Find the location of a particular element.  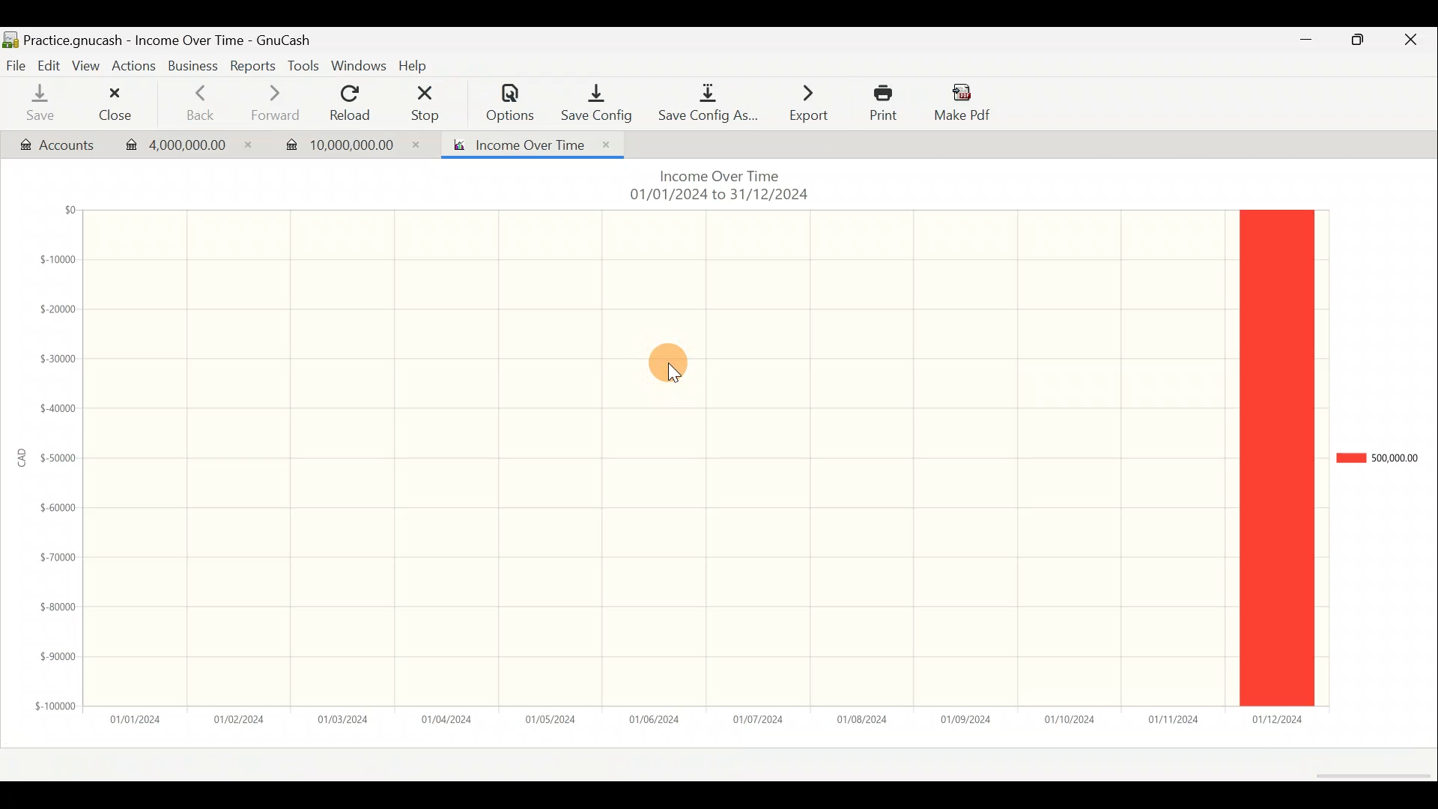

Income Over Time is located at coordinates (533, 144).